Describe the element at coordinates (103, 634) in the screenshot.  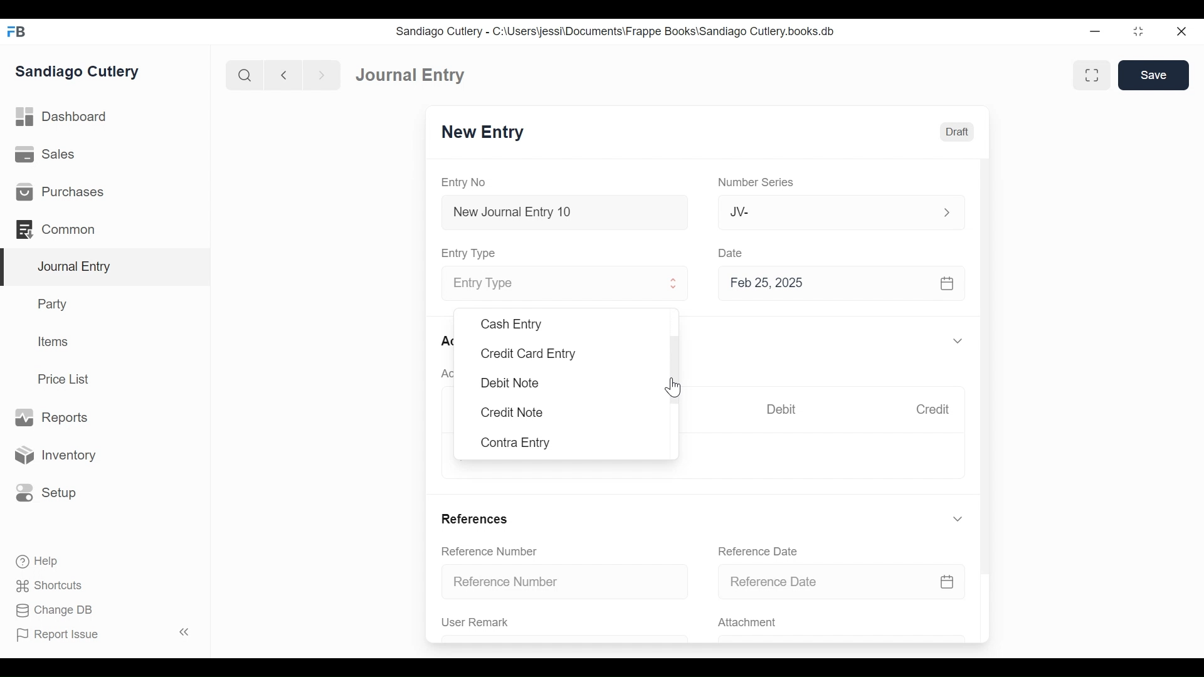
I see `Report Issue` at that location.